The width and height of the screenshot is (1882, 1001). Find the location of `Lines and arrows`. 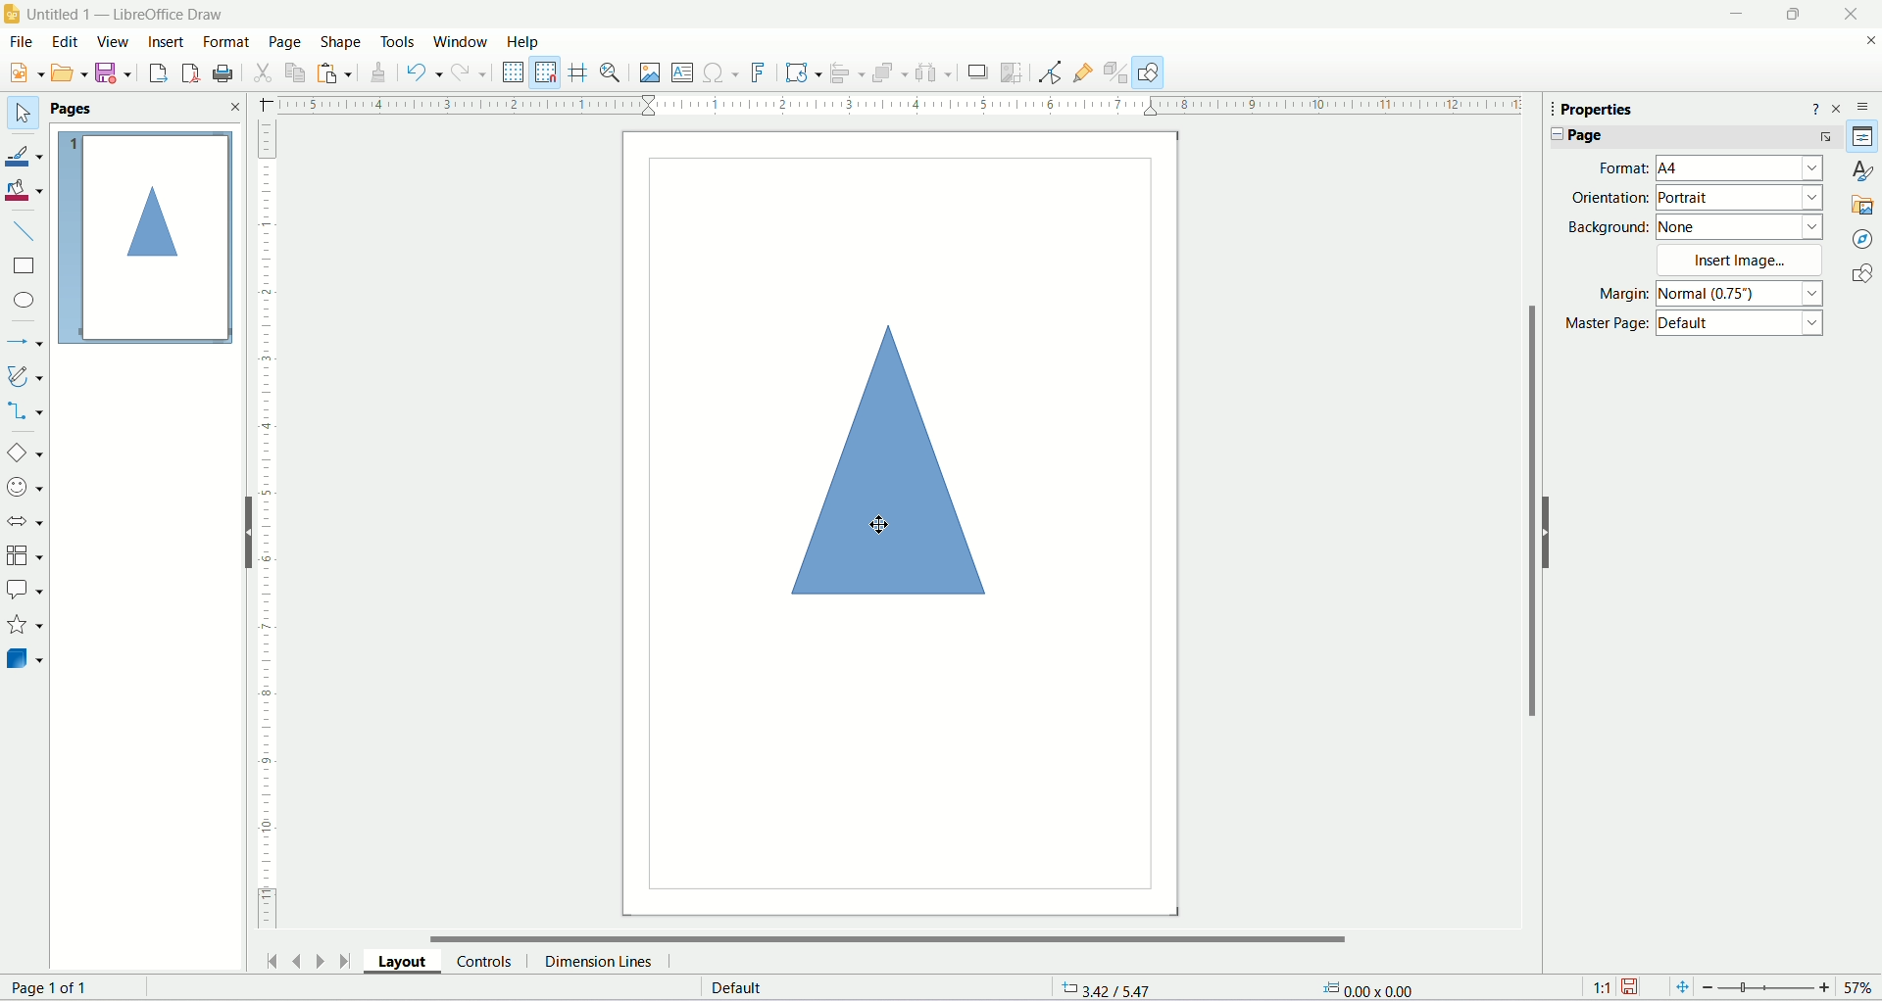

Lines and arrows is located at coordinates (25, 339).